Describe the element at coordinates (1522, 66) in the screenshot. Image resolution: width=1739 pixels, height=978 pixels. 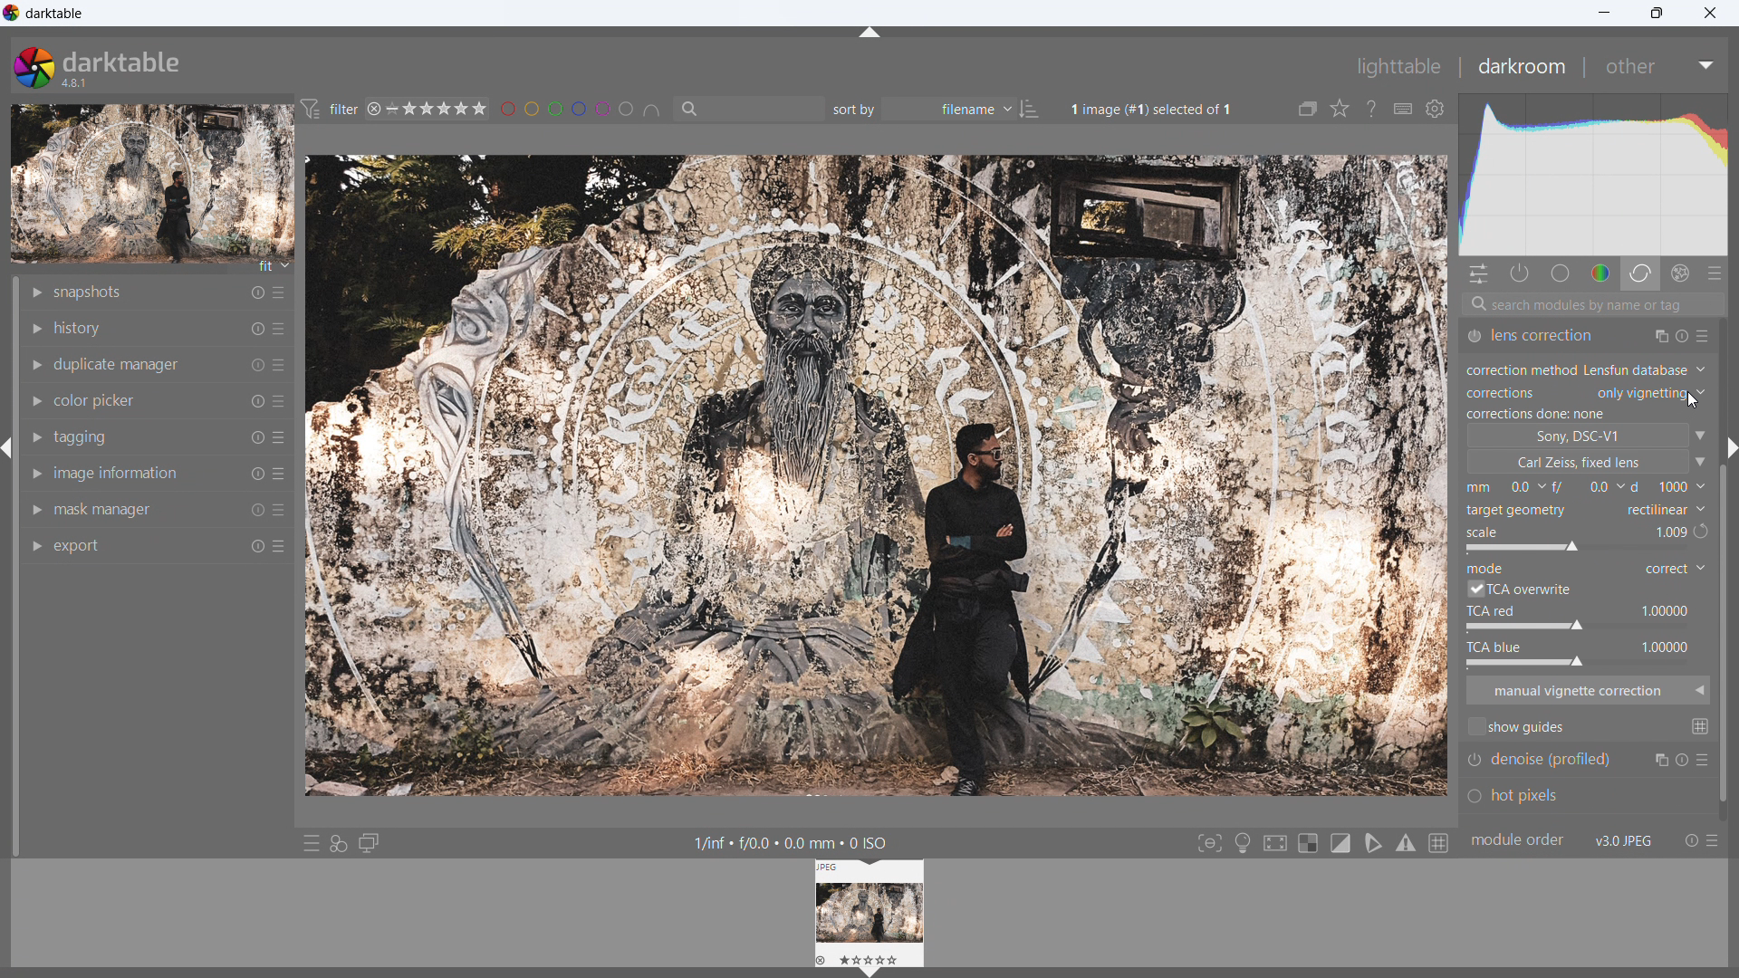
I see `darkroom` at that location.